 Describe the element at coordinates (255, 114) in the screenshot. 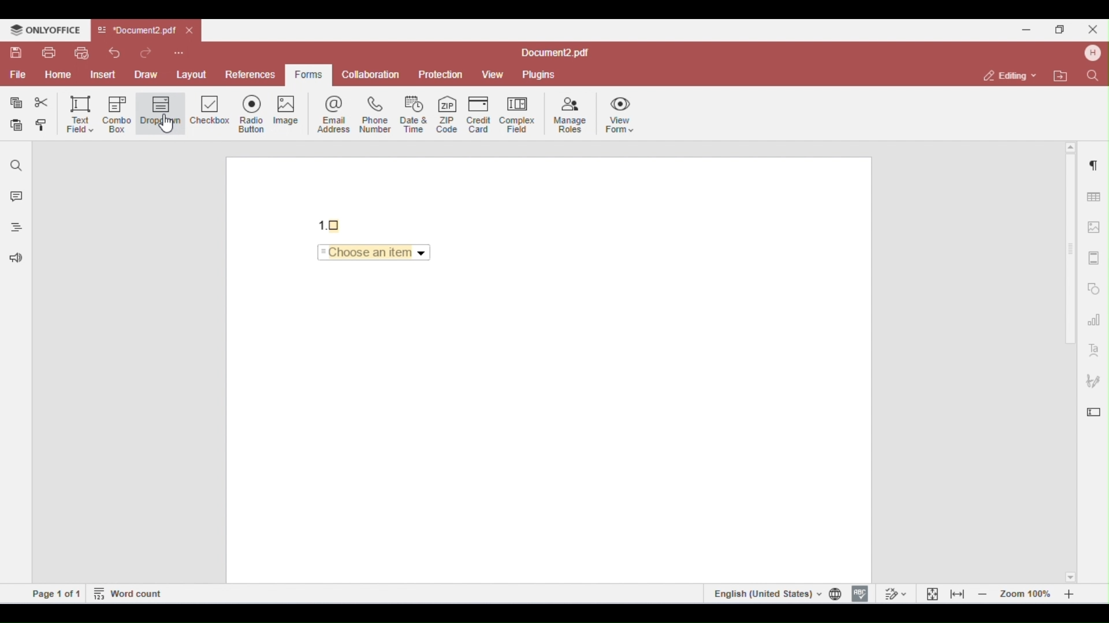

I see `radio button` at that location.